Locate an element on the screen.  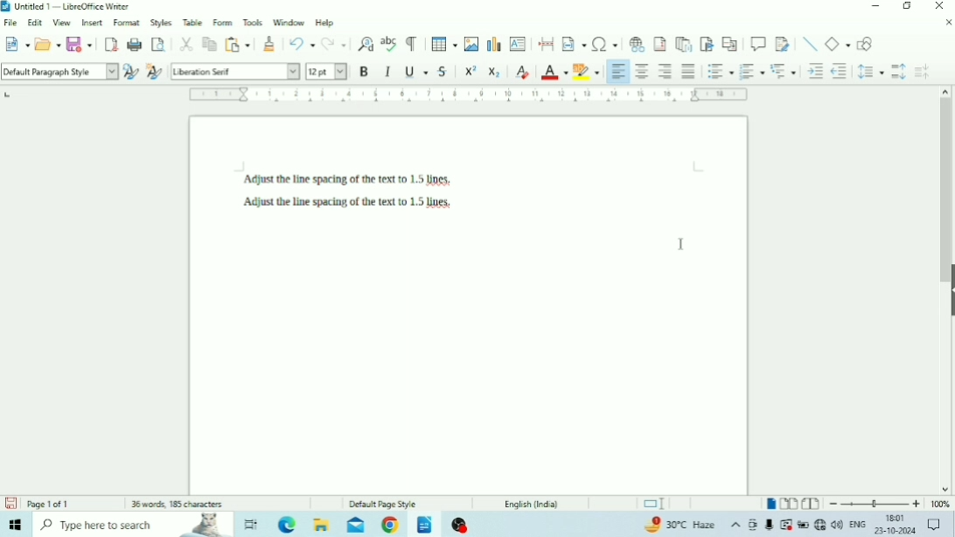
Clear Direct Formatting is located at coordinates (522, 72).